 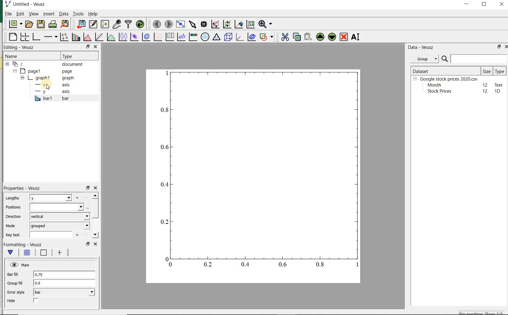 I want to click on view, so click(x=34, y=14).